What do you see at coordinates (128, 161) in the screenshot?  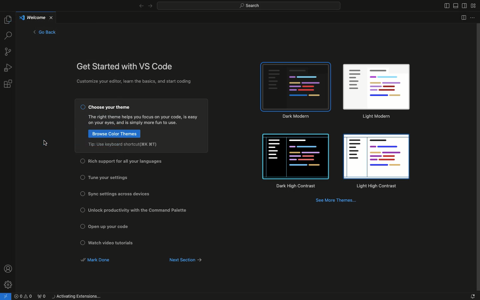 I see `Rich support for all your languages` at bounding box center [128, 161].